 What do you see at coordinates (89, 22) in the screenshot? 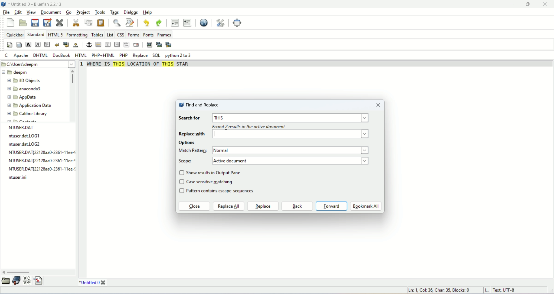
I see `copy` at bounding box center [89, 22].